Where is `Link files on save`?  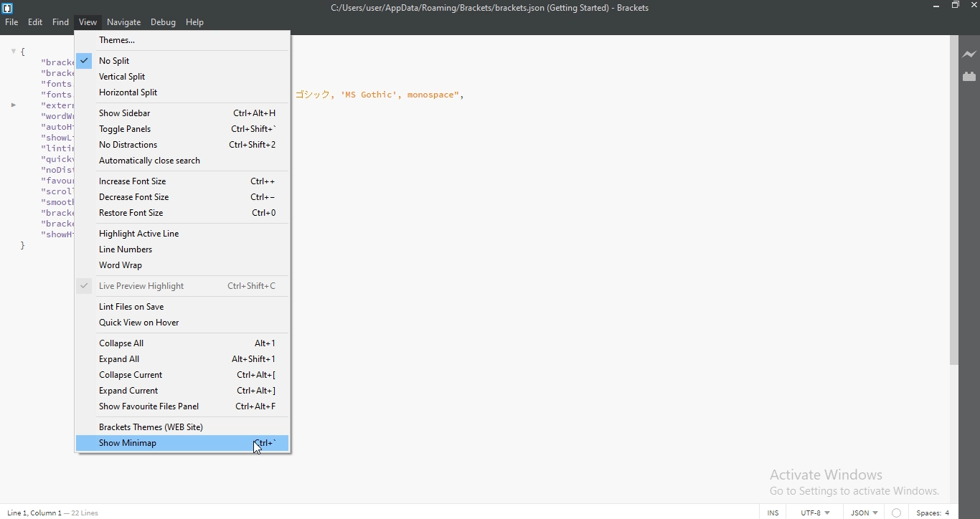
Link files on save is located at coordinates (179, 306).